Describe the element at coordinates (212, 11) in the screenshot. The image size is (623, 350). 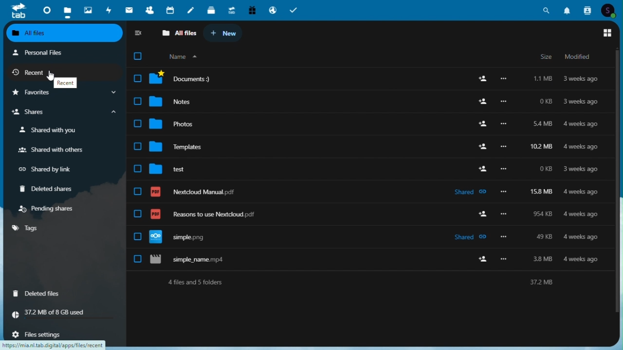
I see `deck` at that location.